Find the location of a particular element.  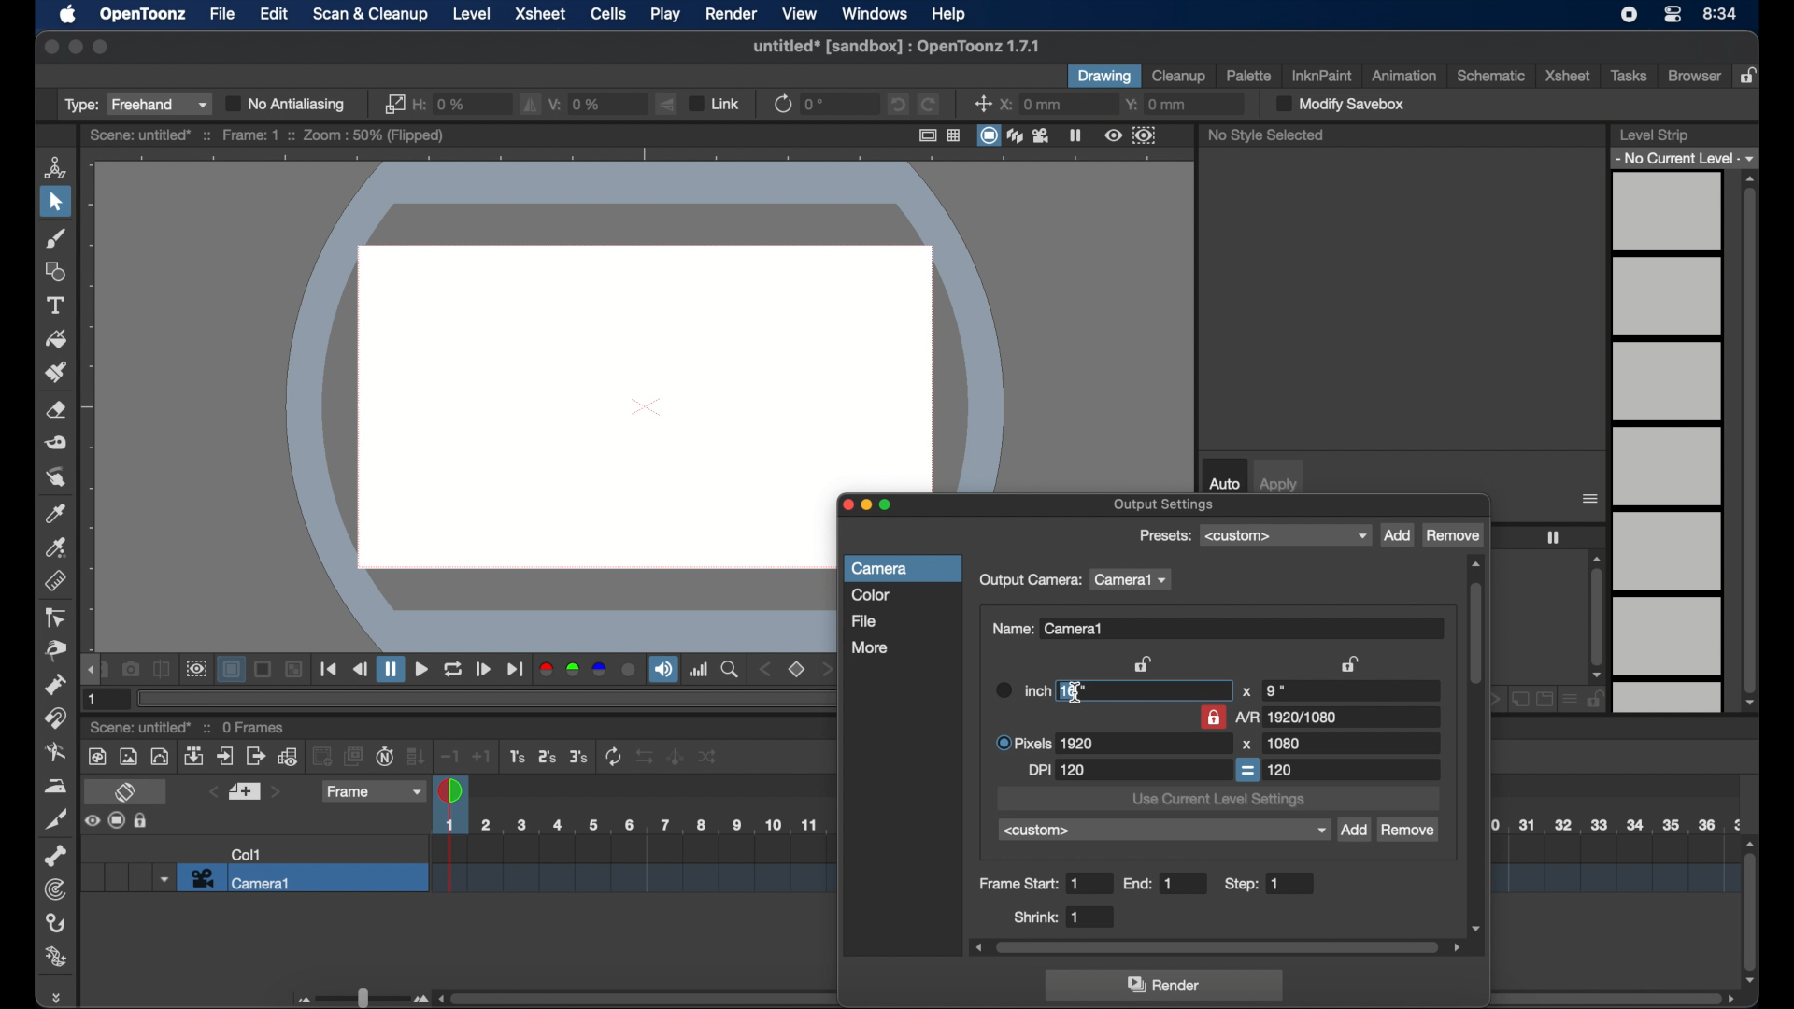

 is located at coordinates (449, 755).